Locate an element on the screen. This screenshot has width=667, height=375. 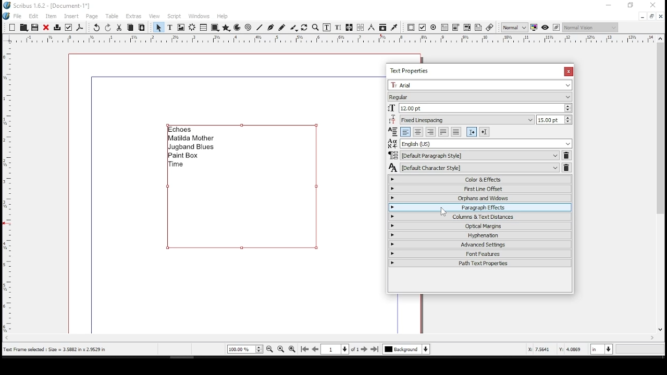
character style is located at coordinates (474, 168).